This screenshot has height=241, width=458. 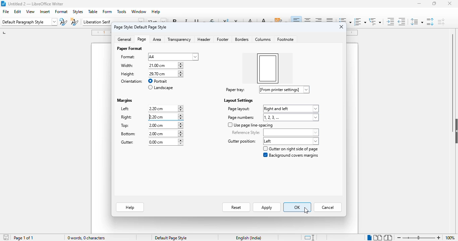 What do you see at coordinates (263, 39) in the screenshot?
I see `columns` at bounding box center [263, 39].